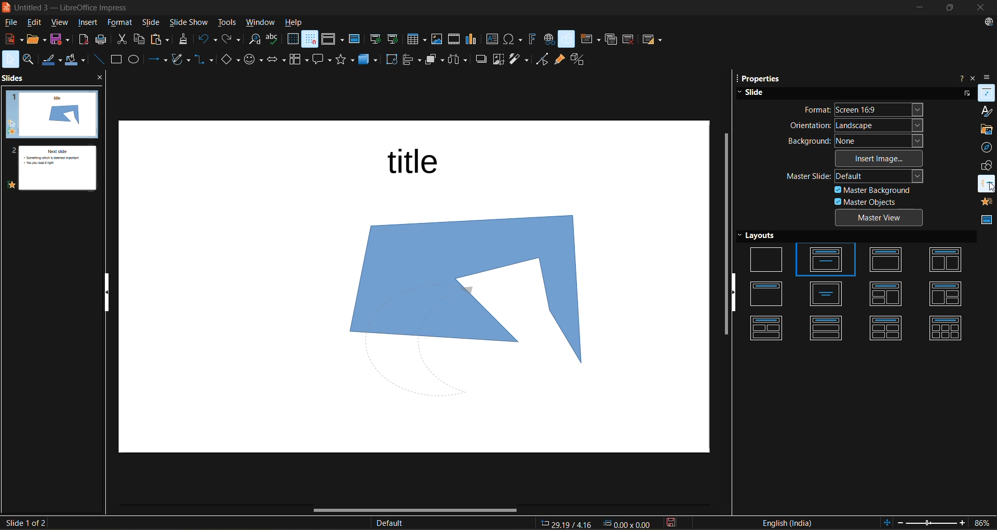  Describe the element at coordinates (757, 92) in the screenshot. I see `slide` at that location.